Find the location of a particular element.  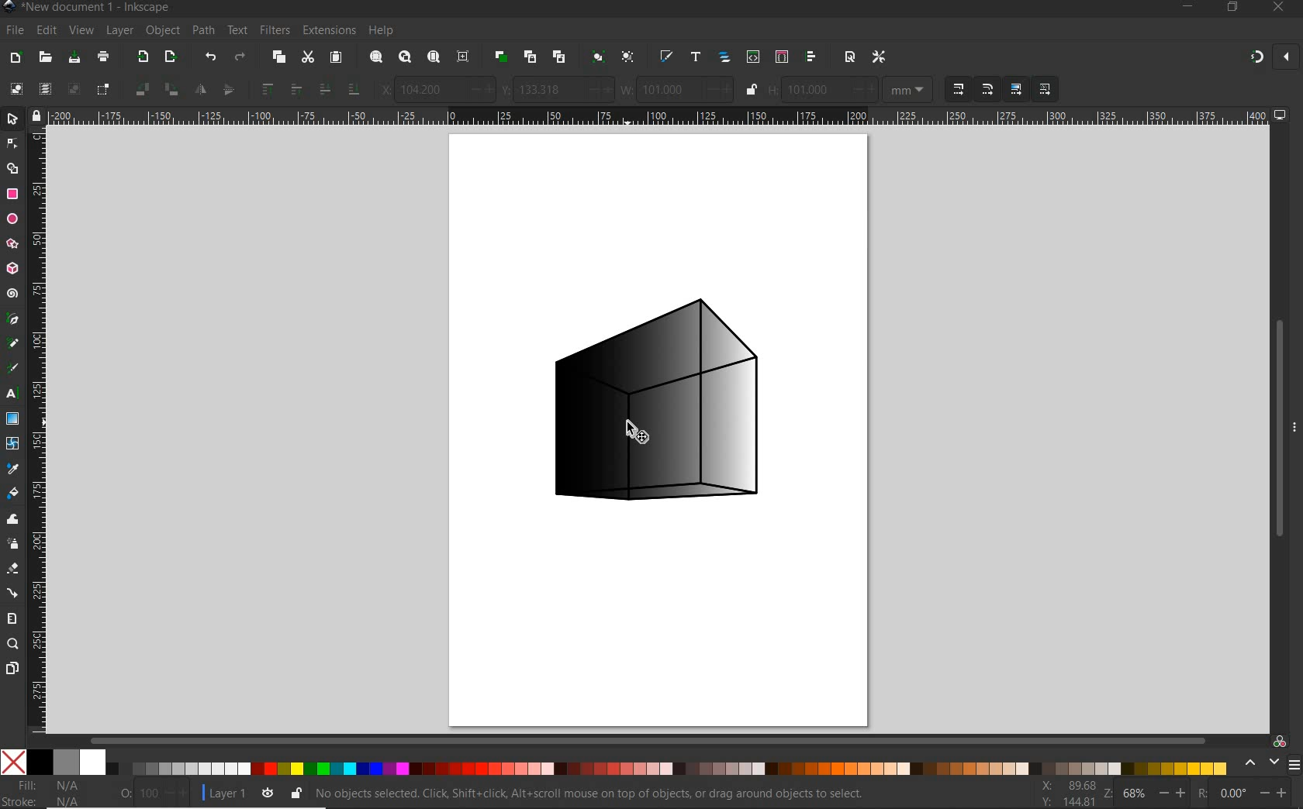

3D BOX TOOL is located at coordinates (12, 267).